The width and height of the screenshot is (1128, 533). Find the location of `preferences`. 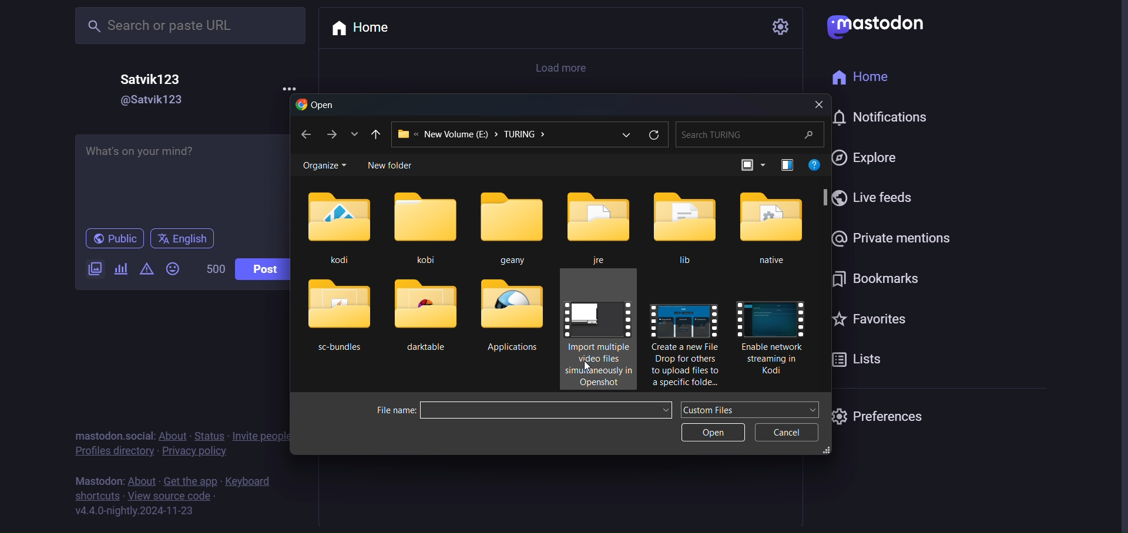

preferences is located at coordinates (880, 416).